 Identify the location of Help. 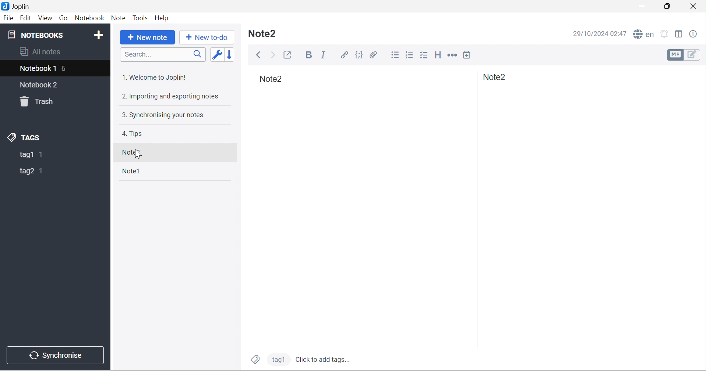
(165, 19).